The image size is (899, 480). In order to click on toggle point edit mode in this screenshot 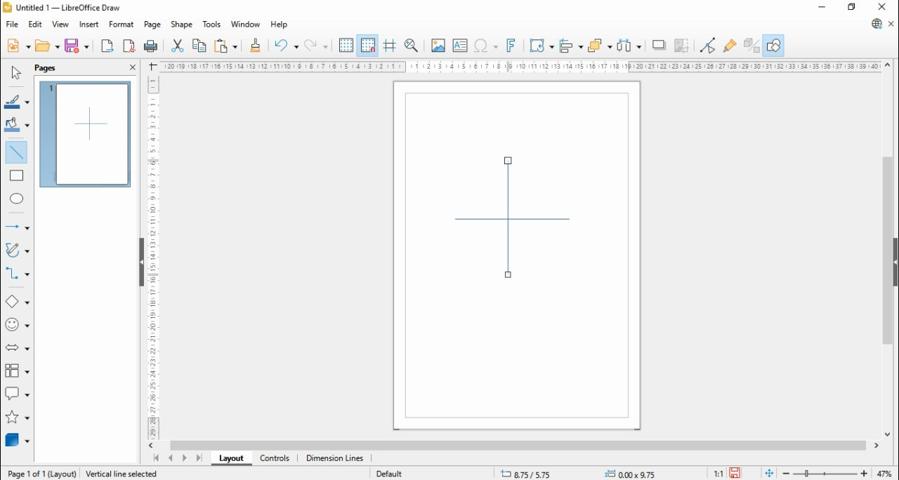, I will do `click(708, 44)`.